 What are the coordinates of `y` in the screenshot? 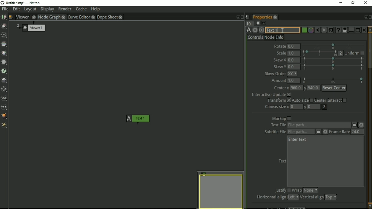 It's located at (304, 107).